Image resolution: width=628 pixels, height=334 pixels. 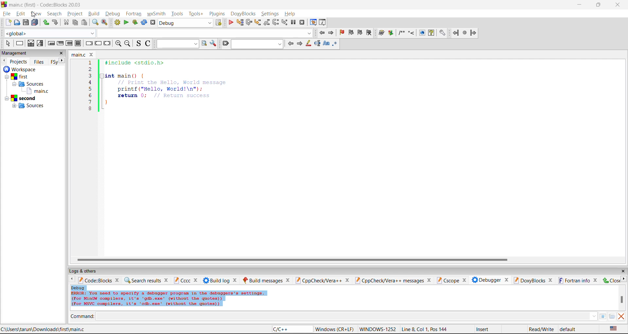 I want to click on setting, so click(x=443, y=33).